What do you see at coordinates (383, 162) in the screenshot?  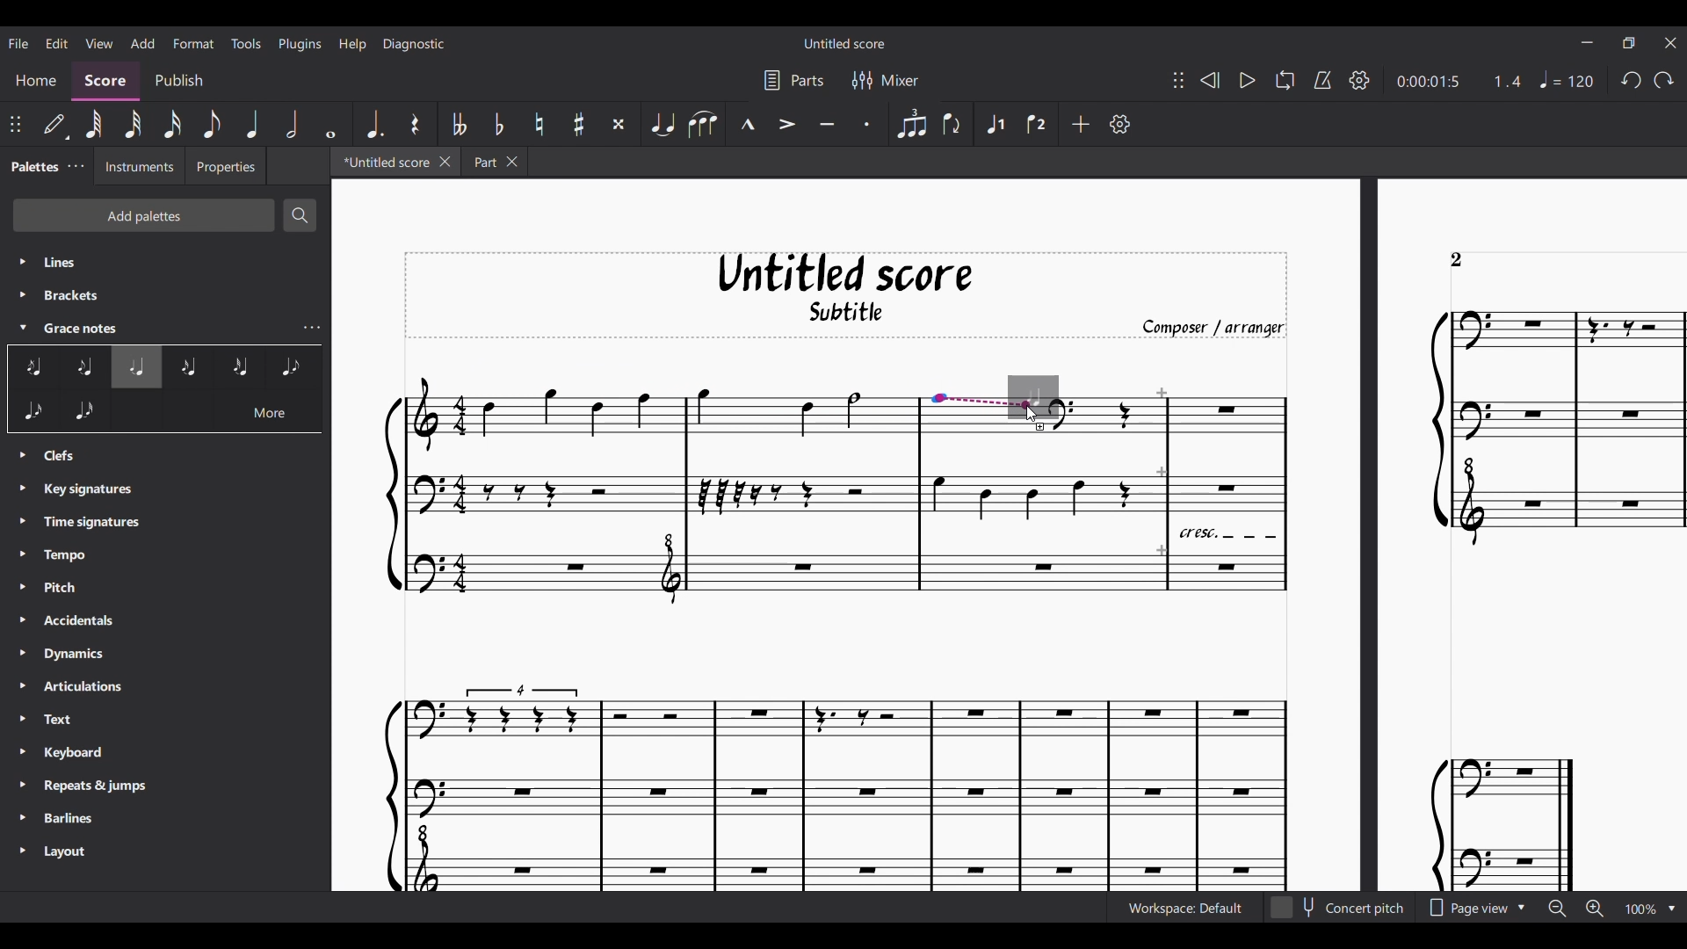 I see `Current tab` at bounding box center [383, 162].